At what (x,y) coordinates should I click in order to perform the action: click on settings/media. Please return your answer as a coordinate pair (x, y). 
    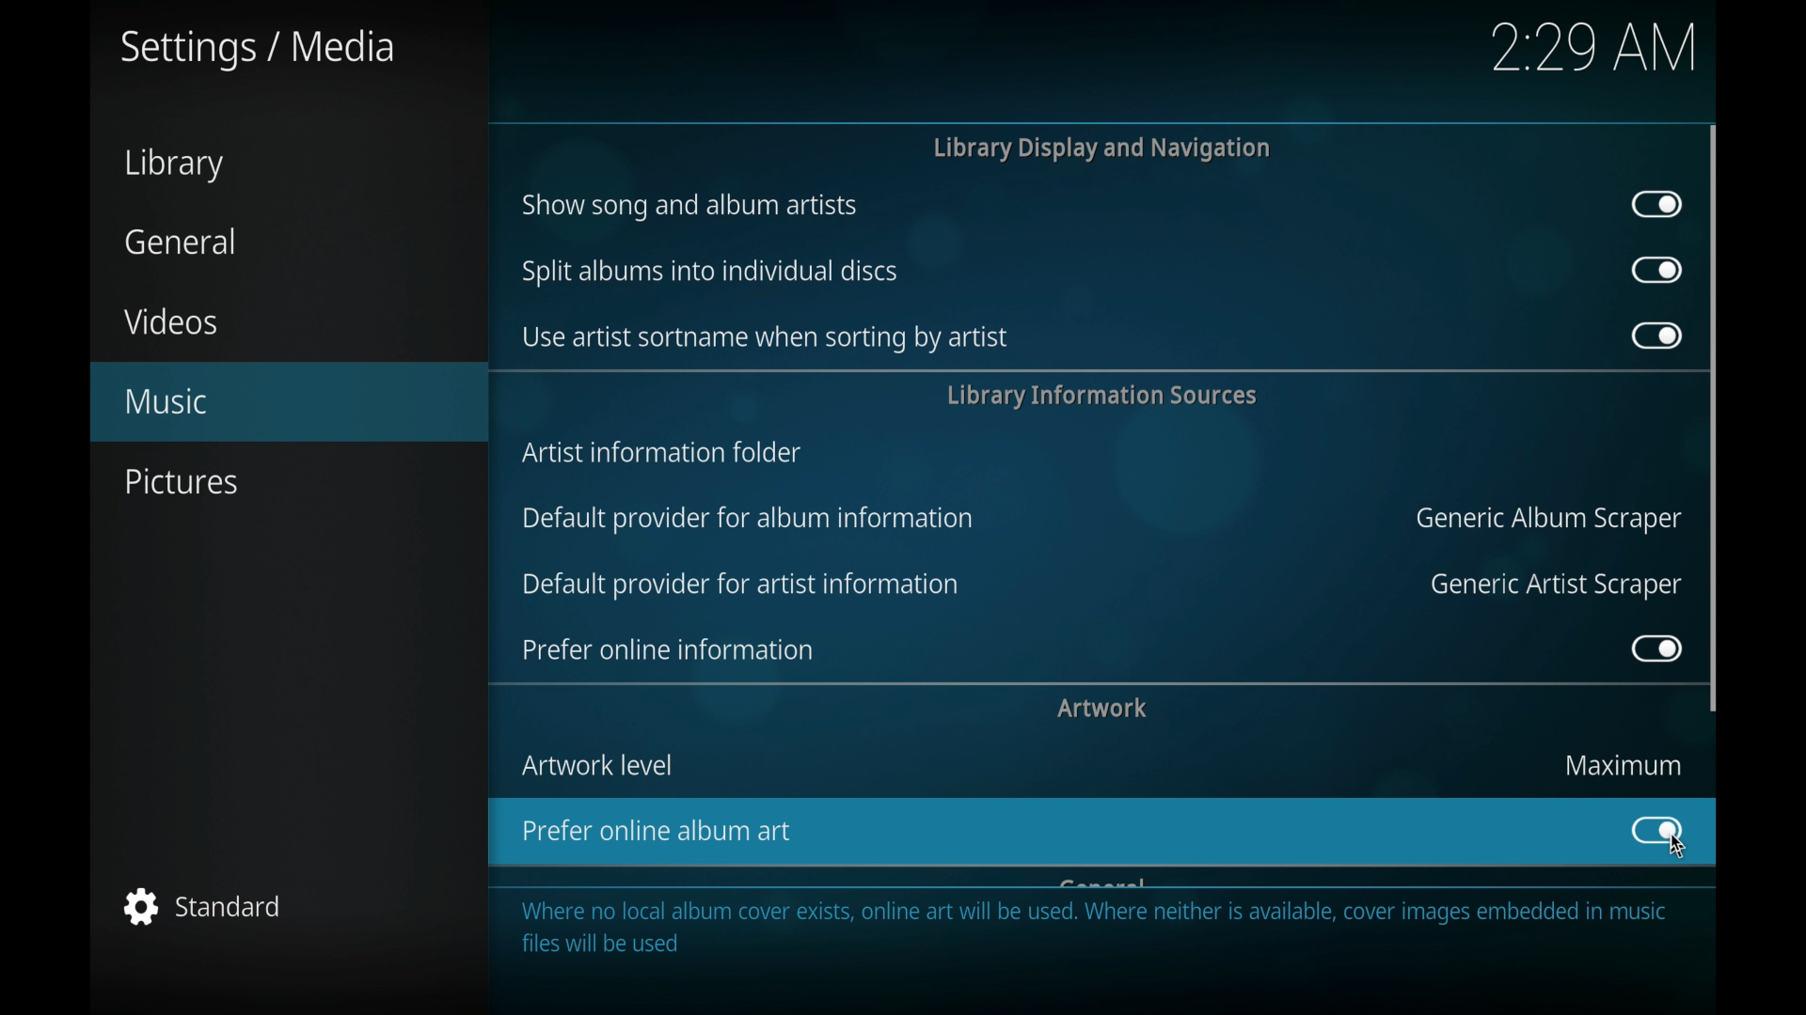
    Looking at the image, I should click on (255, 49).